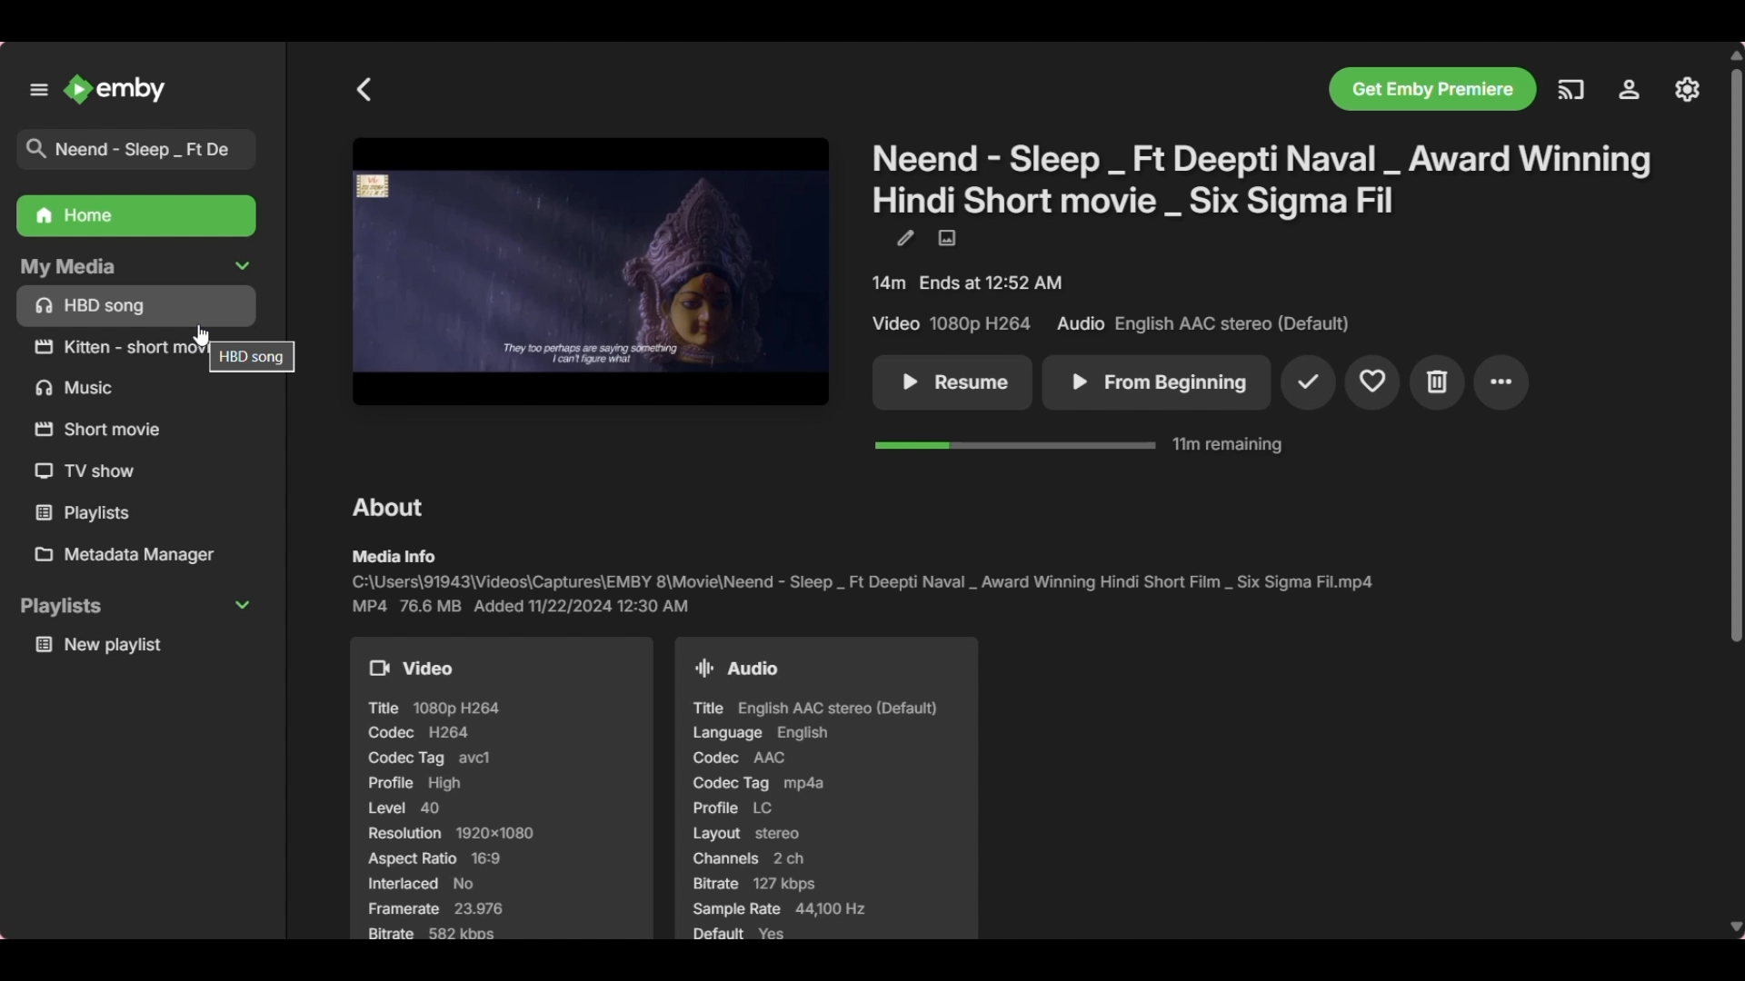 The width and height of the screenshot is (1745, 981). What do you see at coordinates (80, 388) in the screenshot?
I see `` at bounding box center [80, 388].